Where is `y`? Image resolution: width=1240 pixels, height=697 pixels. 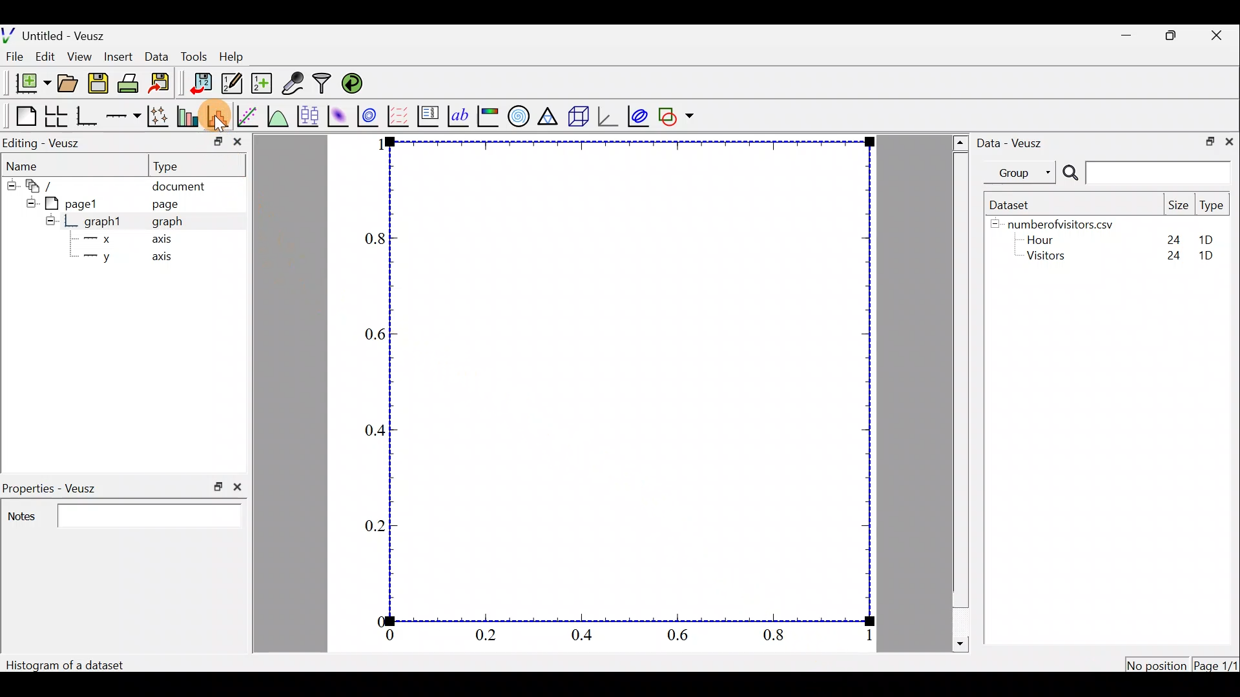 y is located at coordinates (108, 259).